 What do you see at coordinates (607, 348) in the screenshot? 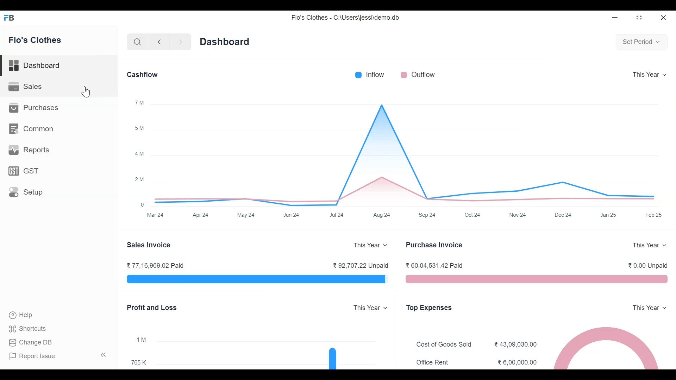
I see `Visual Representation of Top Expenses of Flo's Clothes yearly` at bounding box center [607, 348].